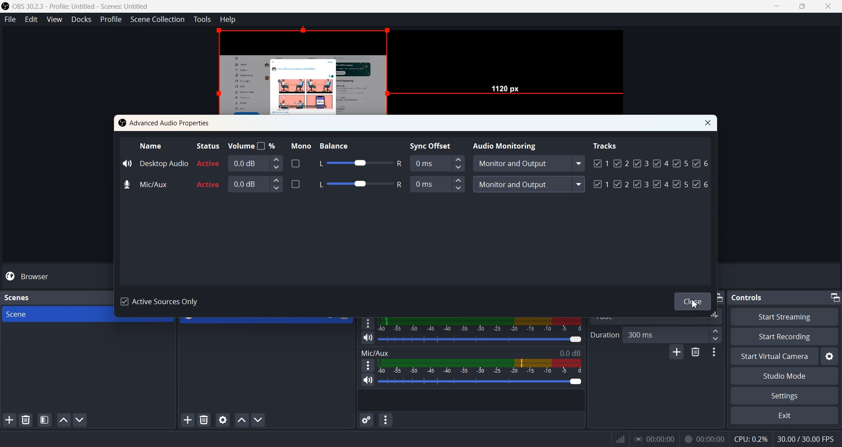  I want to click on More, so click(367, 365).